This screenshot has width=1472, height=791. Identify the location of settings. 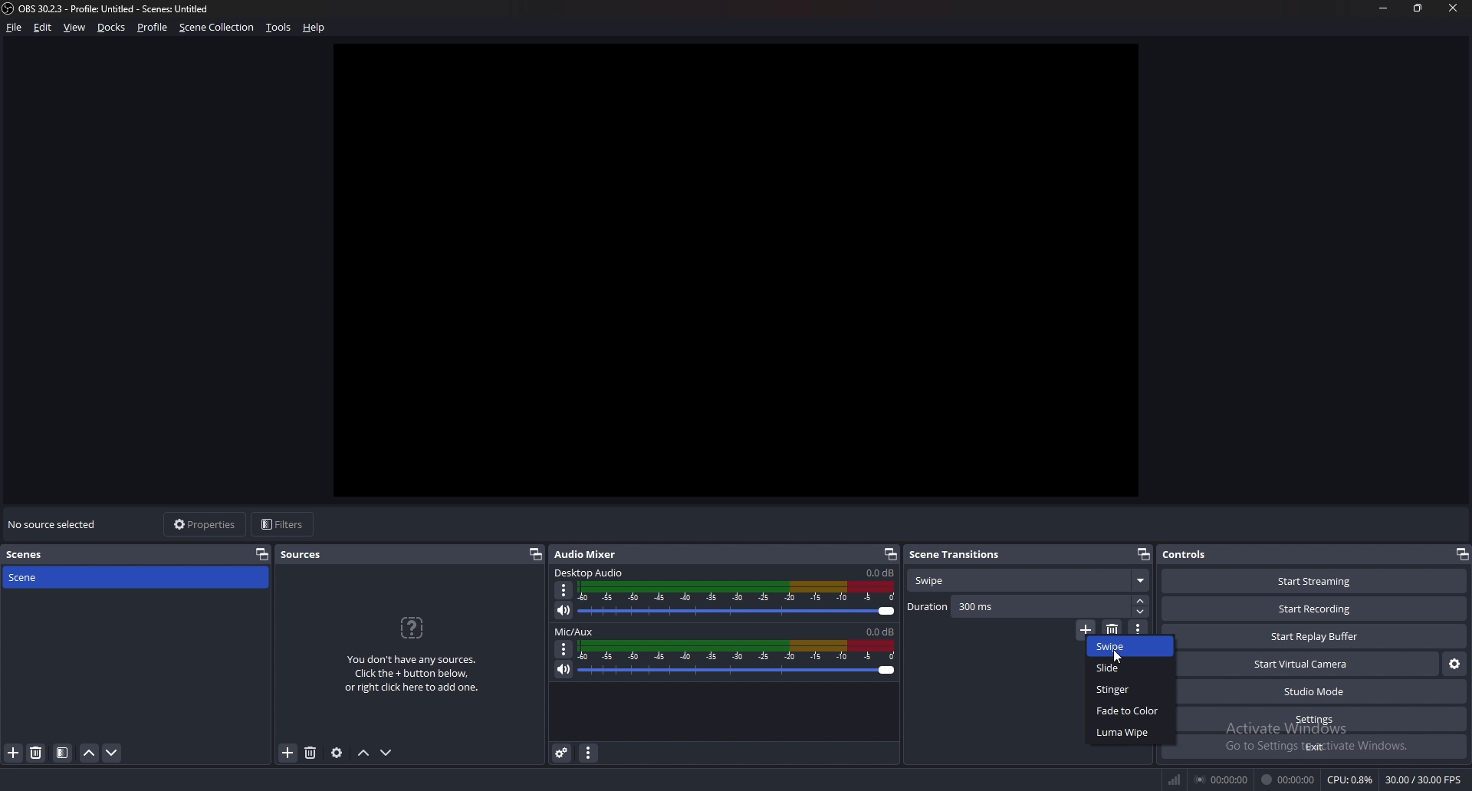
(1322, 719).